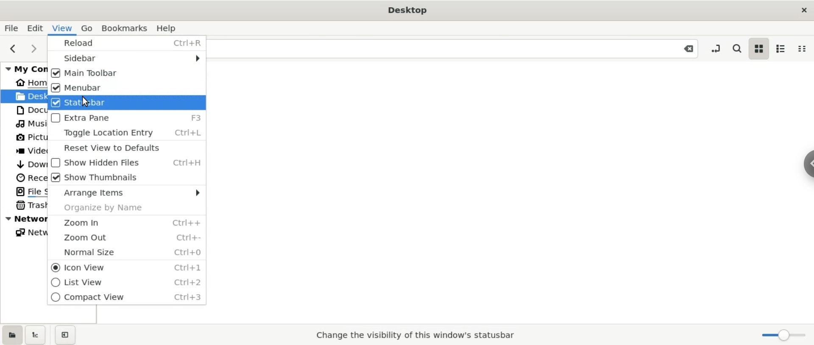 The width and height of the screenshot is (814, 345). I want to click on close sidebar, so click(71, 336).